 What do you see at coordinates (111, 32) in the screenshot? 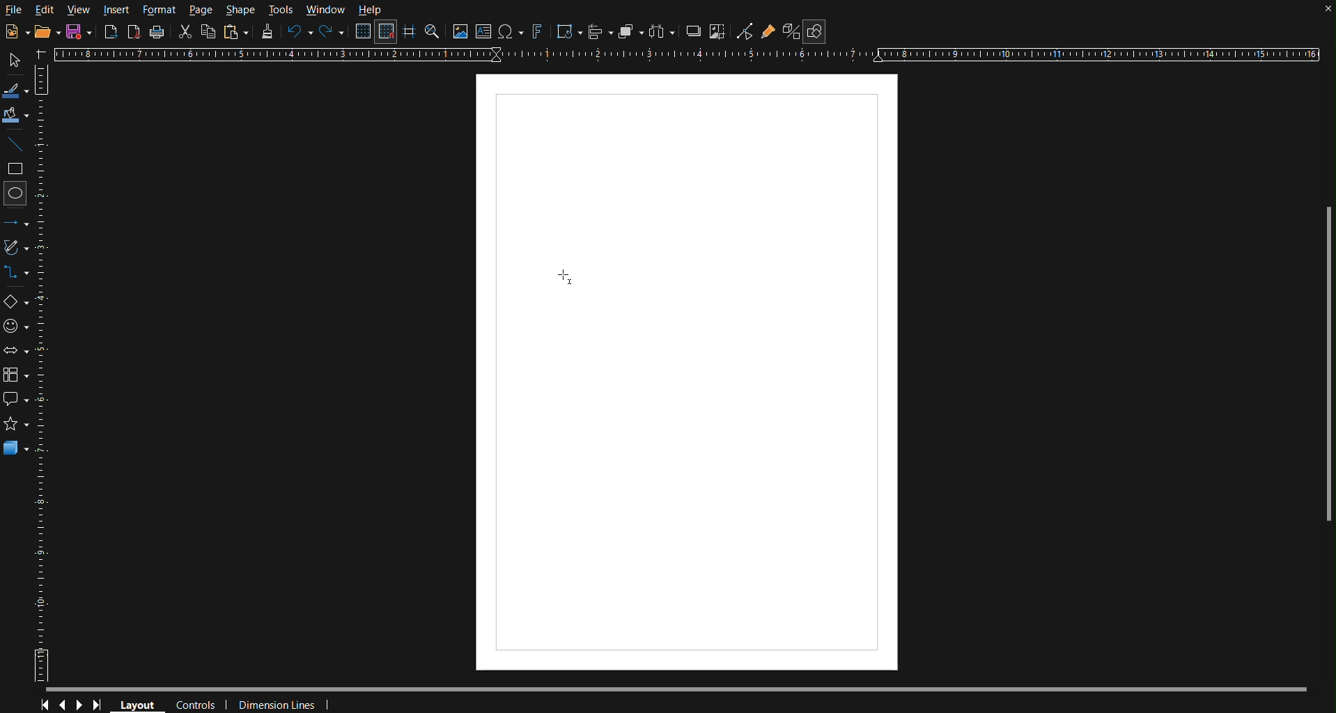
I see `Export` at bounding box center [111, 32].